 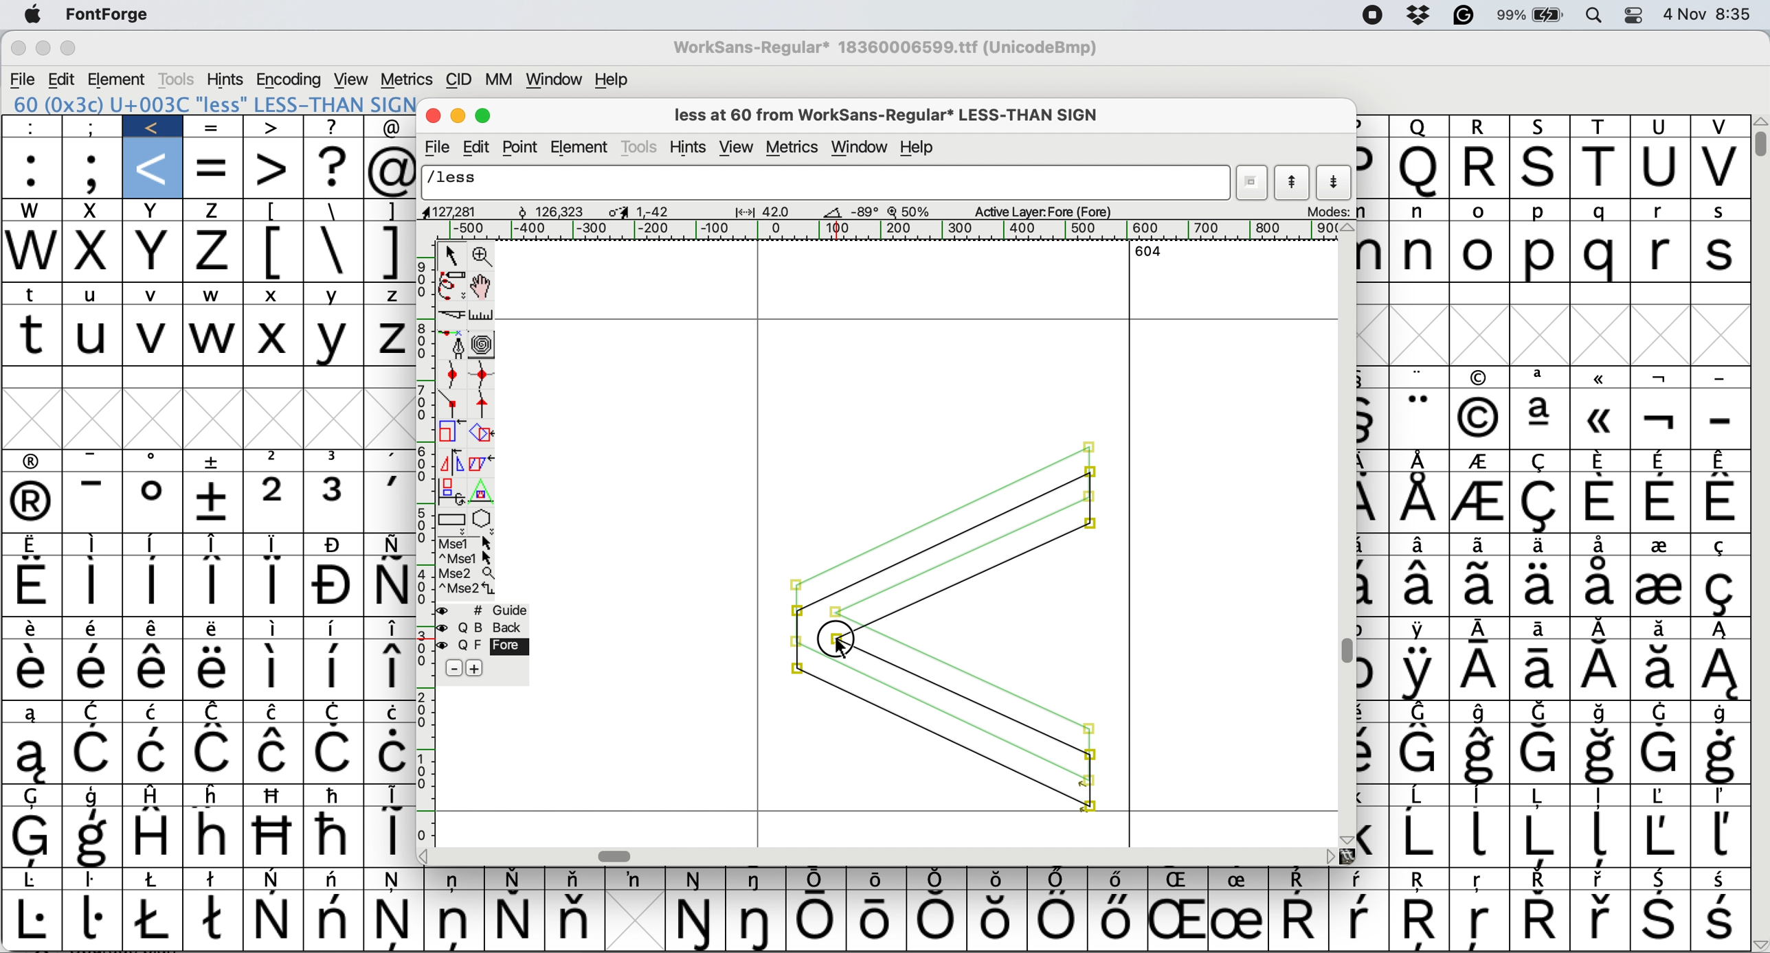 I want to click on z, so click(x=214, y=253).